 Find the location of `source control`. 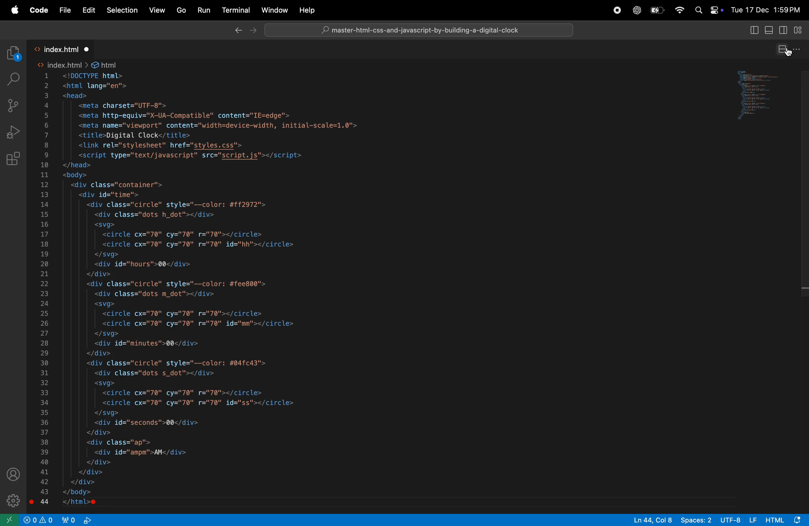

source control is located at coordinates (13, 105).